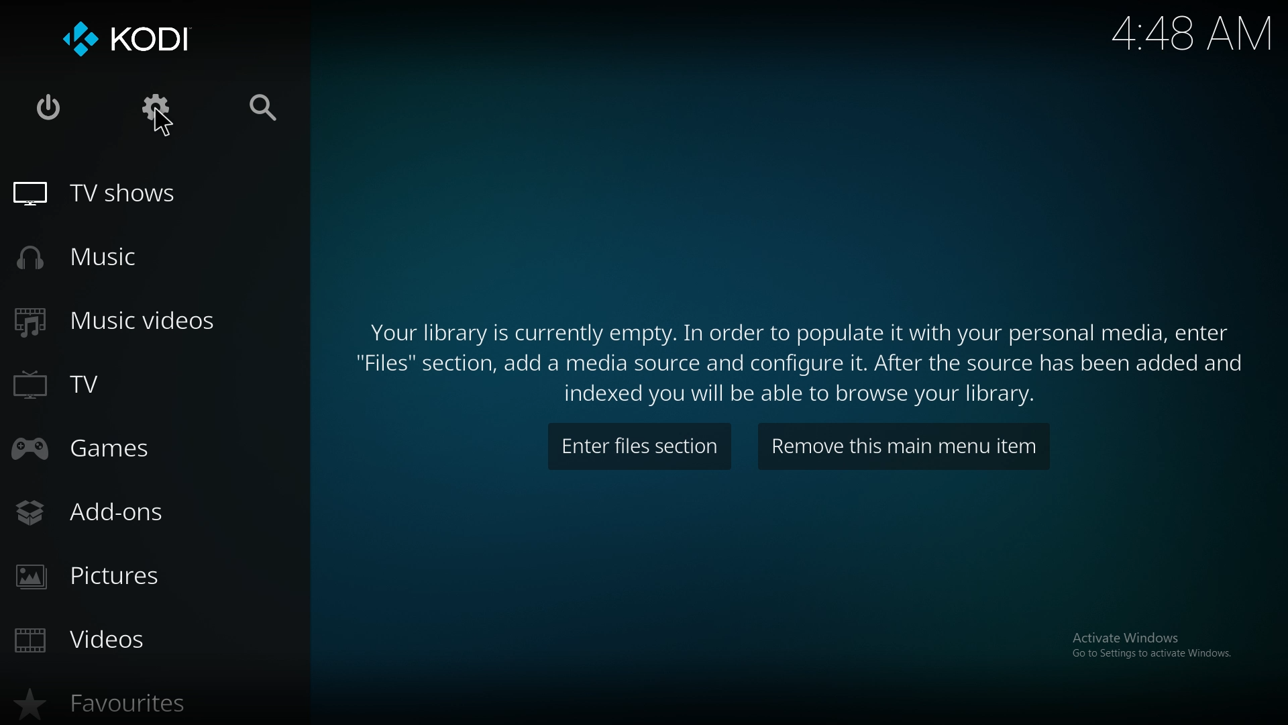  What do you see at coordinates (1151, 644) in the screenshot?
I see `` at bounding box center [1151, 644].